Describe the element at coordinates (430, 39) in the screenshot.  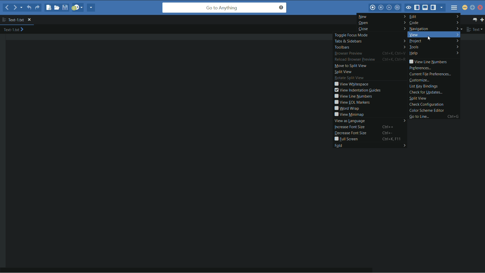
I see `cursor` at that location.